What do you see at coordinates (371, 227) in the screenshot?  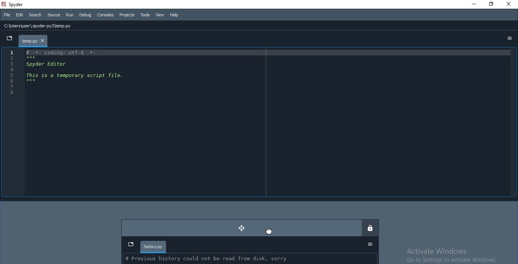 I see `lock` at bounding box center [371, 227].